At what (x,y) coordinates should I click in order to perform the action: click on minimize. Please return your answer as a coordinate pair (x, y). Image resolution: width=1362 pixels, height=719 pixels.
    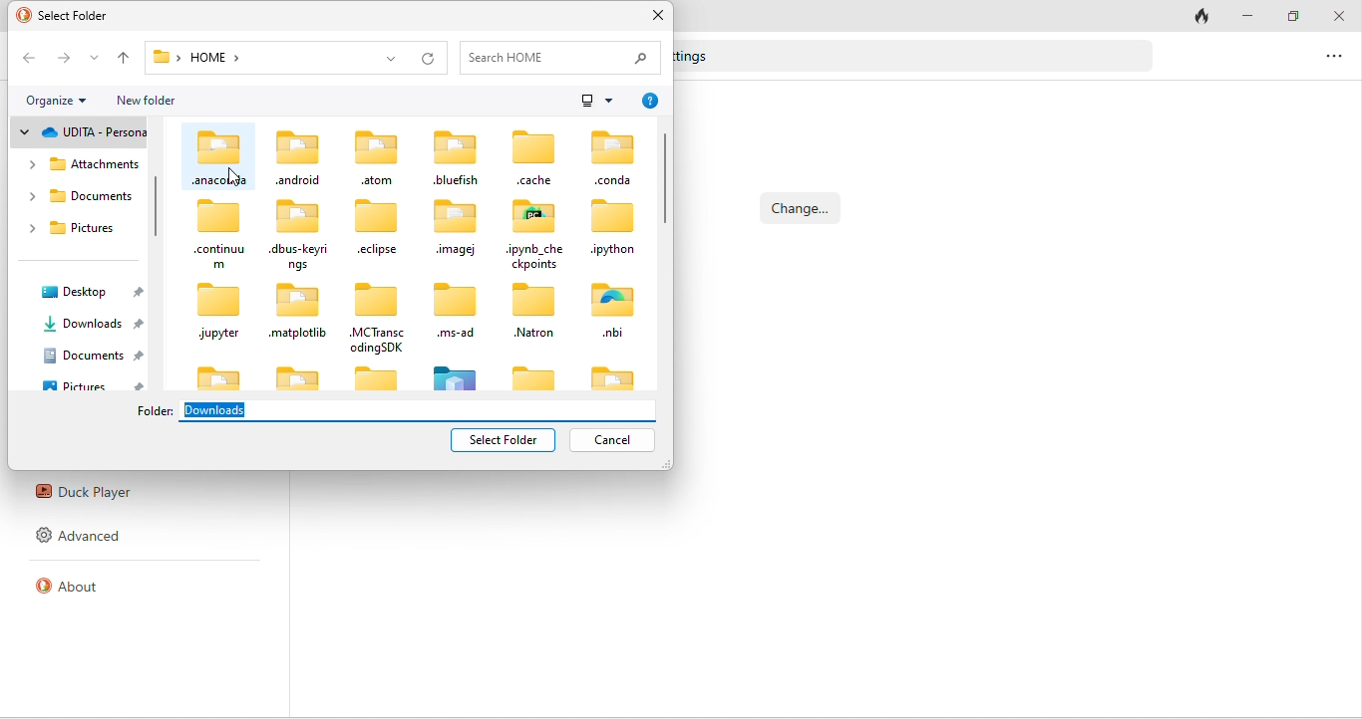
    Looking at the image, I should click on (1248, 15).